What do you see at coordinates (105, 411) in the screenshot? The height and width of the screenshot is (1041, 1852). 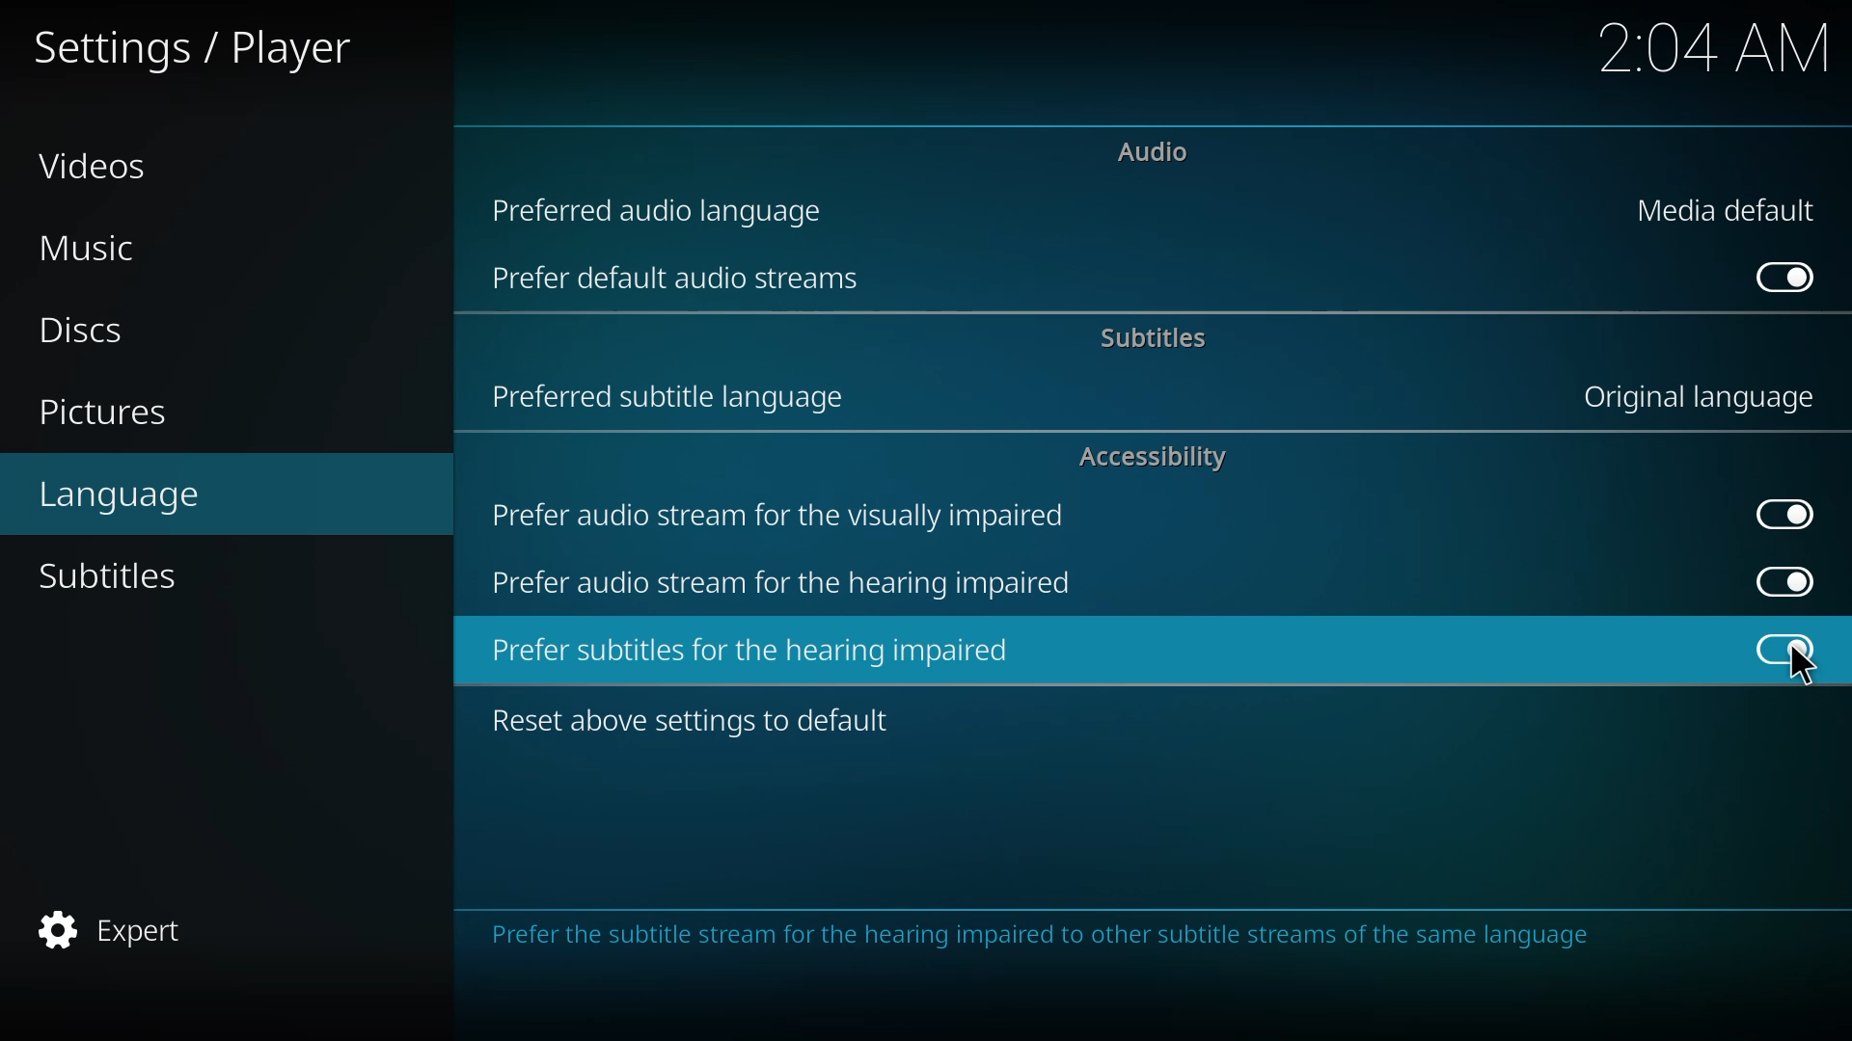 I see `pictures` at bounding box center [105, 411].